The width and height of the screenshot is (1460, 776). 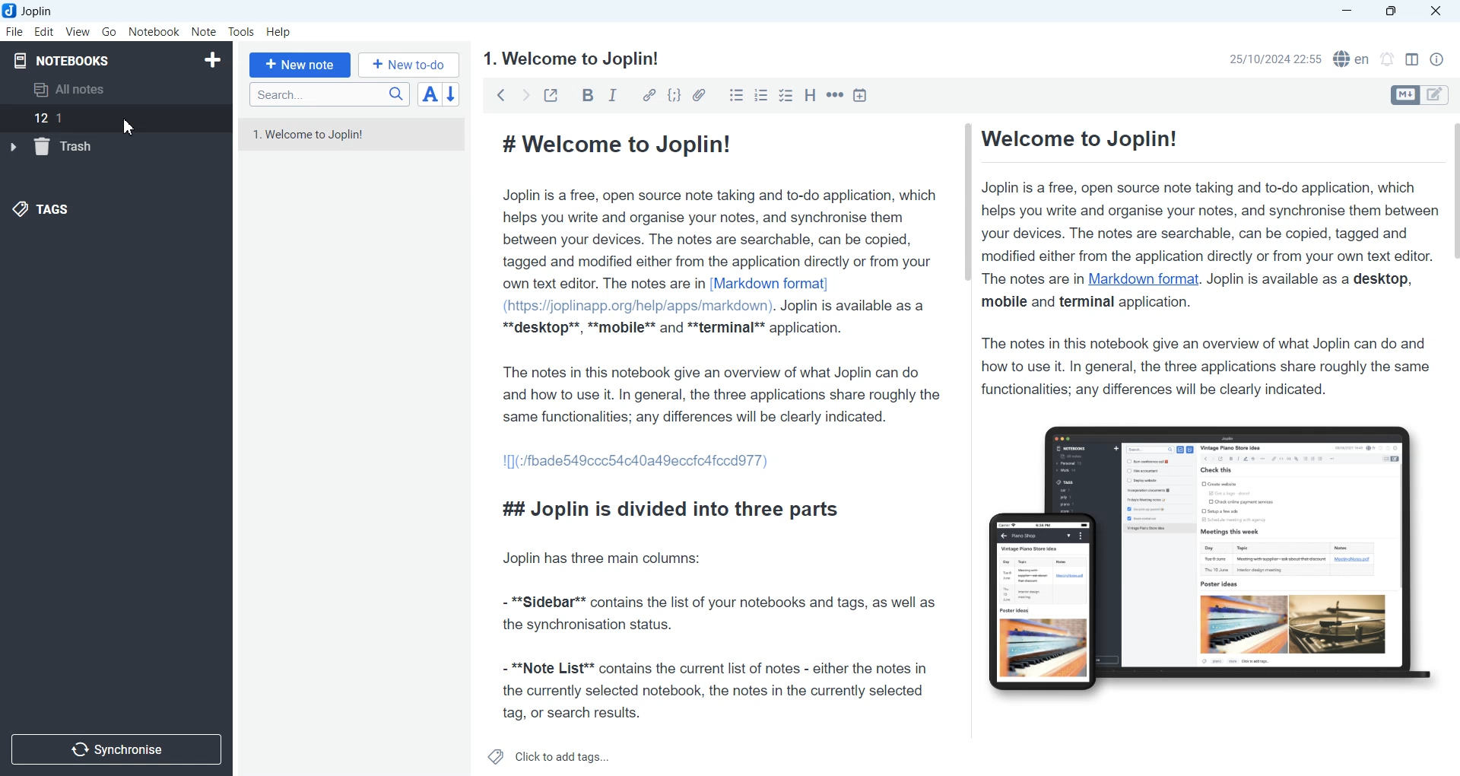 What do you see at coordinates (674, 94) in the screenshot?
I see `Code` at bounding box center [674, 94].